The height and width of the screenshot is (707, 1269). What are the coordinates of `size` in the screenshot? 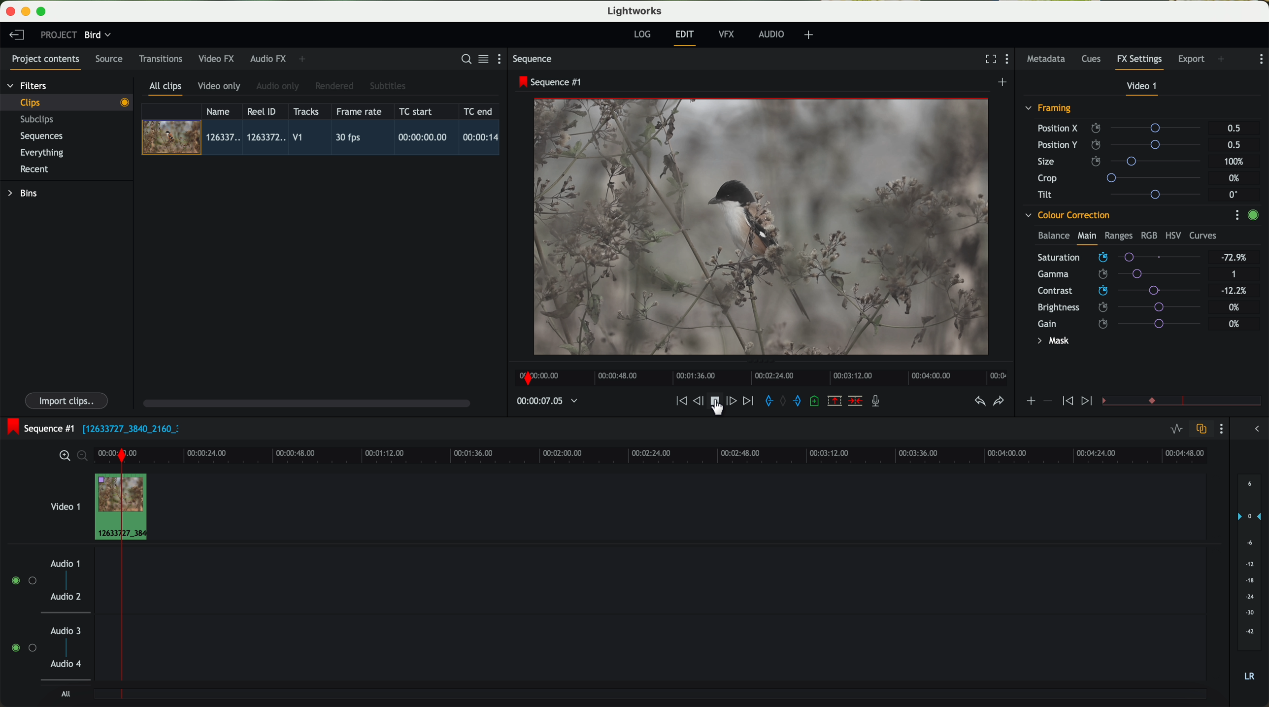 It's located at (1122, 162).